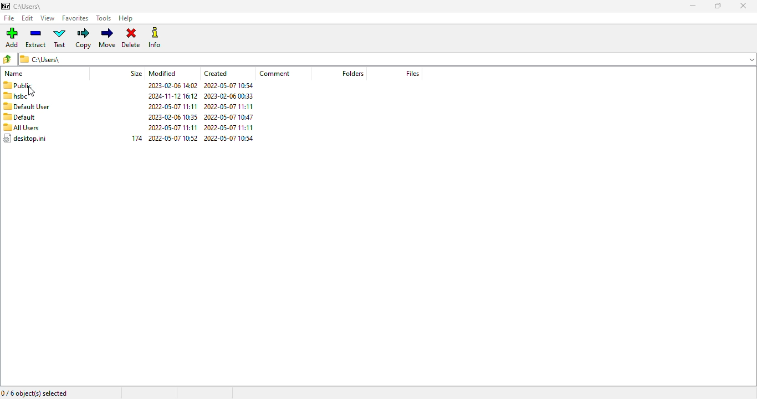  What do you see at coordinates (167, 96) in the screenshot?
I see `2024-11-12 16:12` at bounding box center [167, 96].